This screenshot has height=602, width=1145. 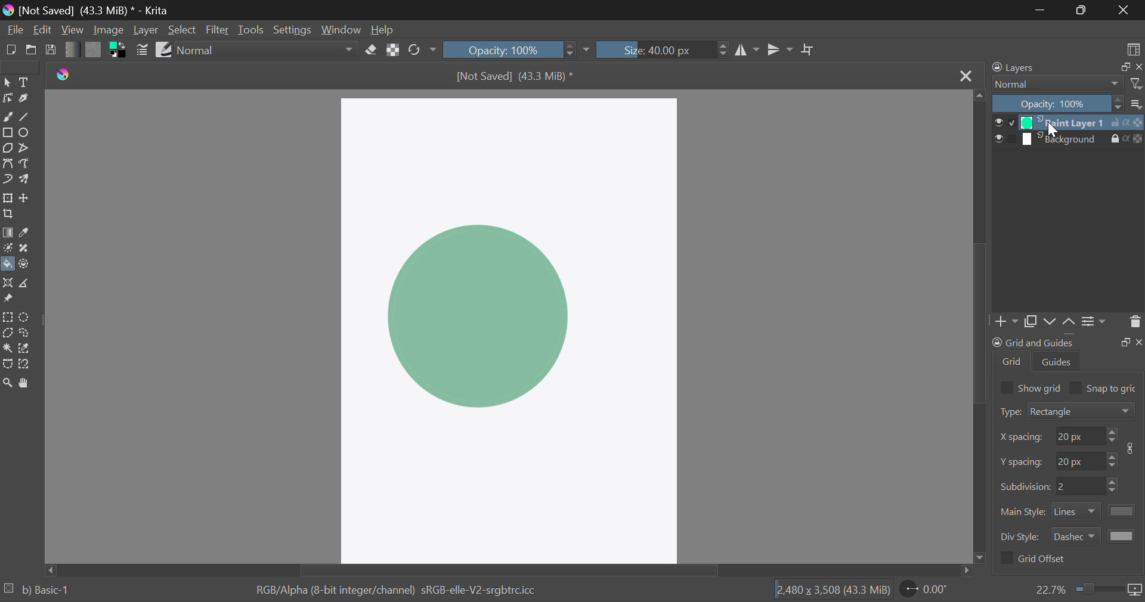 I want to click on Polygon, so click(x=7, y=147).